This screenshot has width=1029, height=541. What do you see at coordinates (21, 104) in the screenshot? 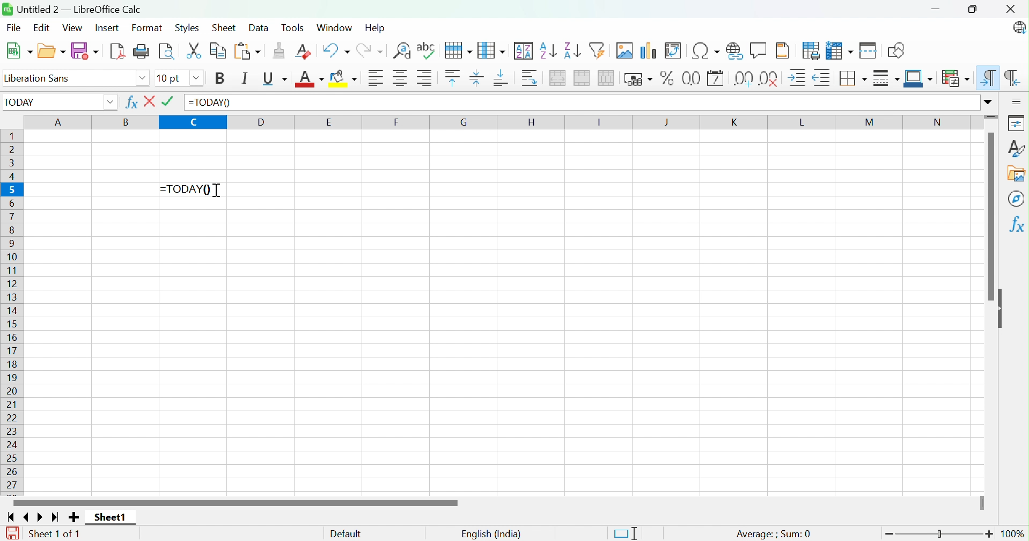
I see `TODAY` at bounding box center [21, 104].